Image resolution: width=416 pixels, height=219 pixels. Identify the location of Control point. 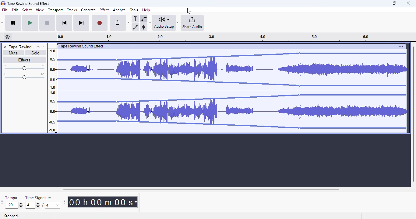
(117, 60).